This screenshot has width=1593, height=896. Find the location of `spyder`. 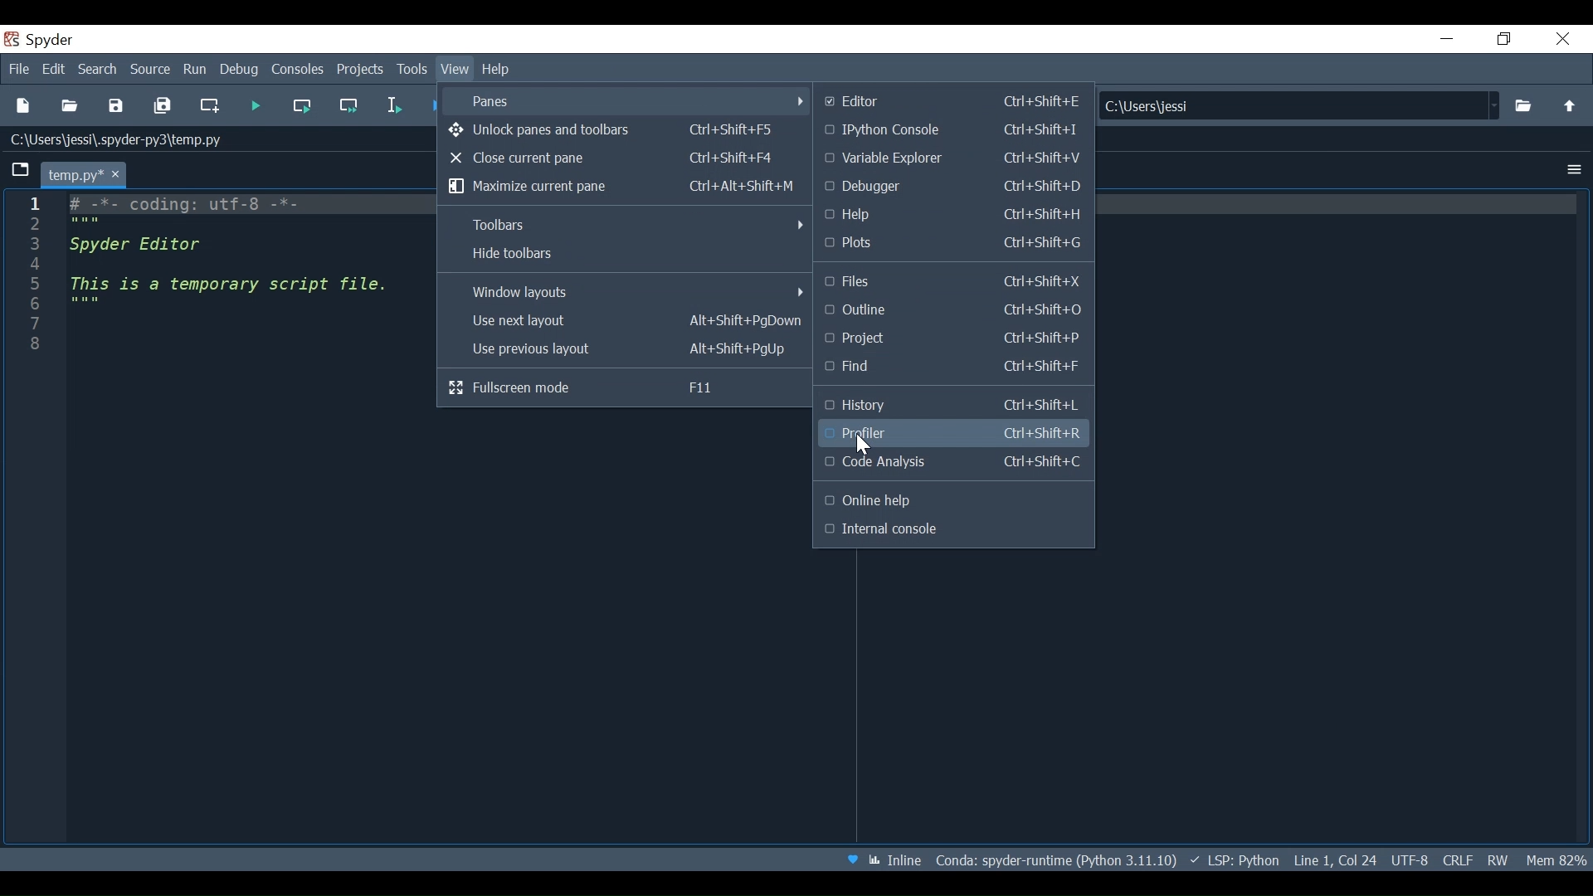

spyder is located at coordinates (51, 39).